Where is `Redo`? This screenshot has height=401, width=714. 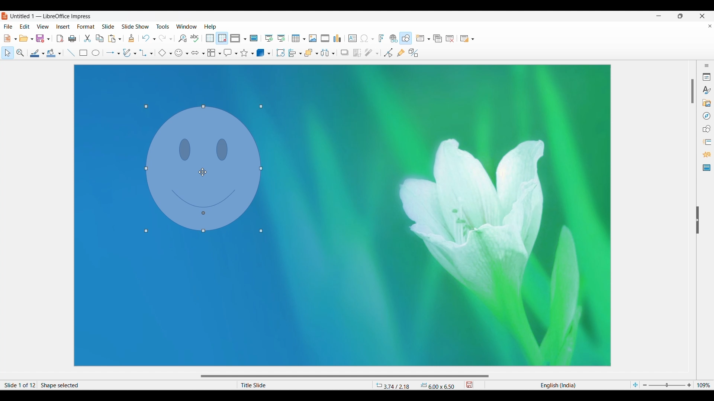
Redo is located at coordinates (163, 38).